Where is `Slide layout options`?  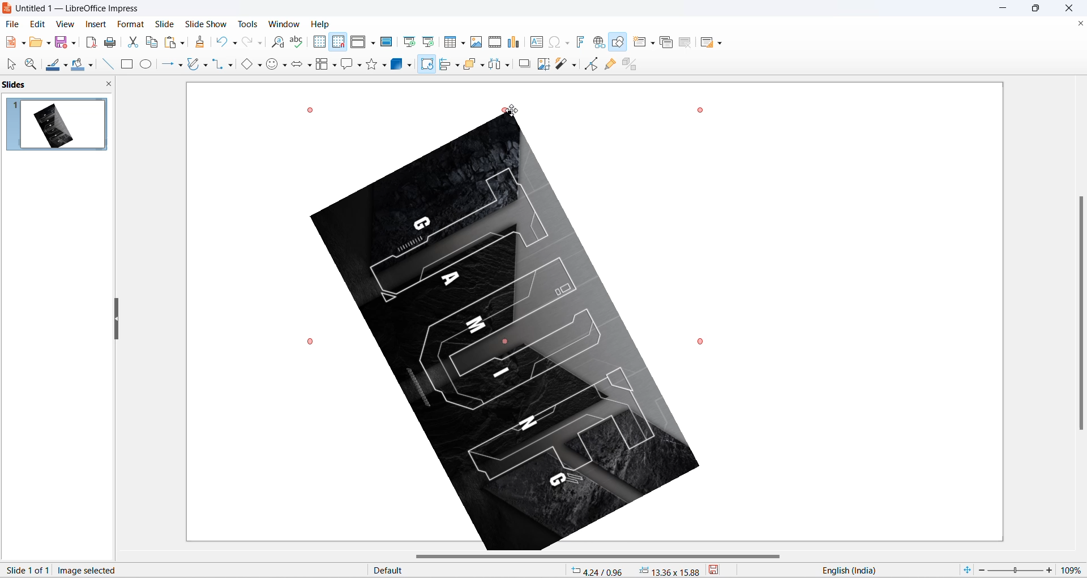 Slide layout options is located at coordinates (722, 44).